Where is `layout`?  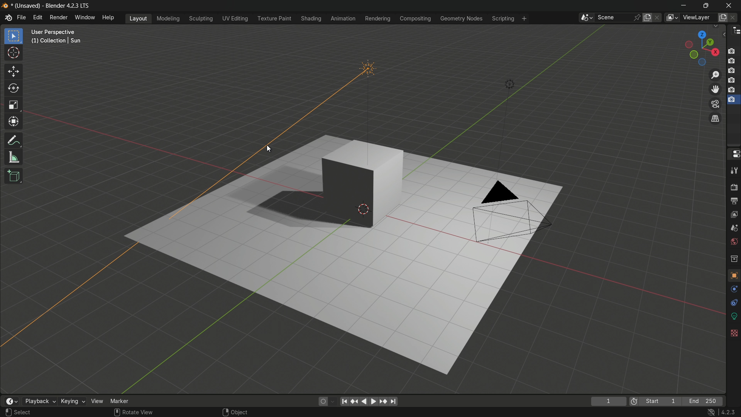 layout is located at coordinates (139, 18).